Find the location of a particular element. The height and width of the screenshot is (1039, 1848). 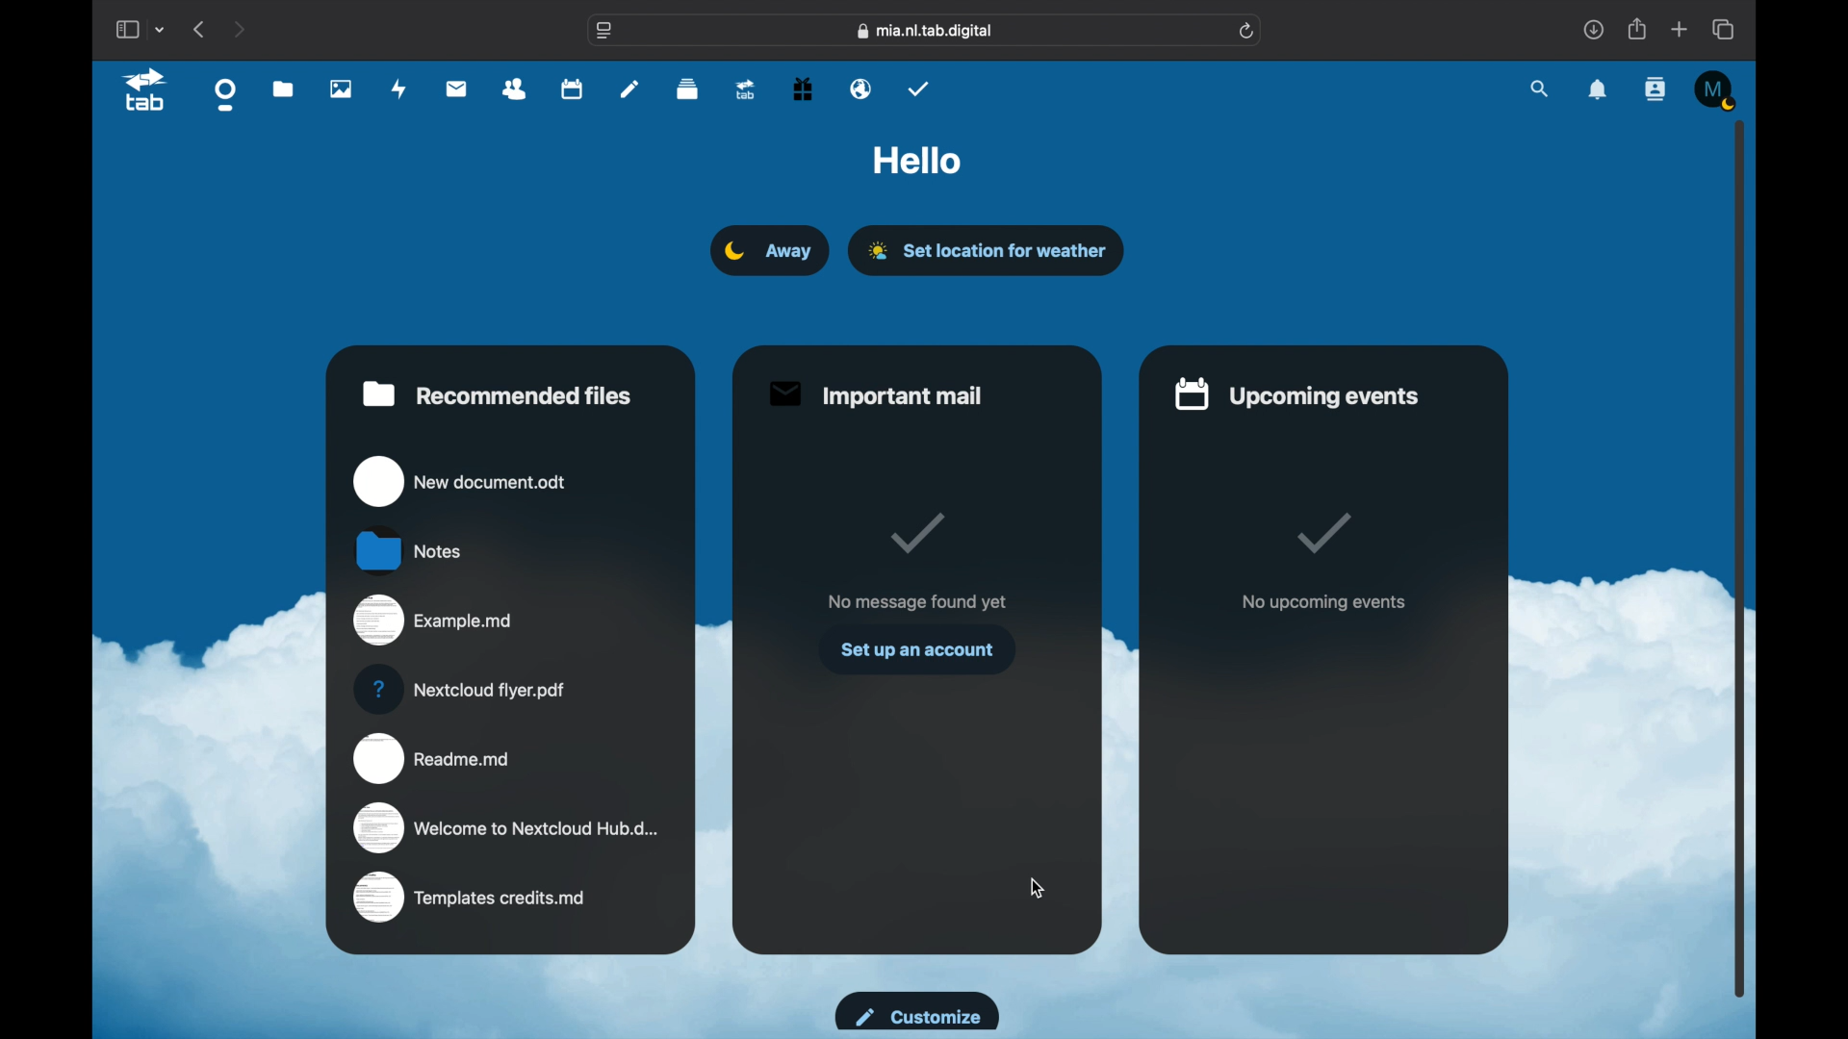

deck is located at coordinates (688, 89).